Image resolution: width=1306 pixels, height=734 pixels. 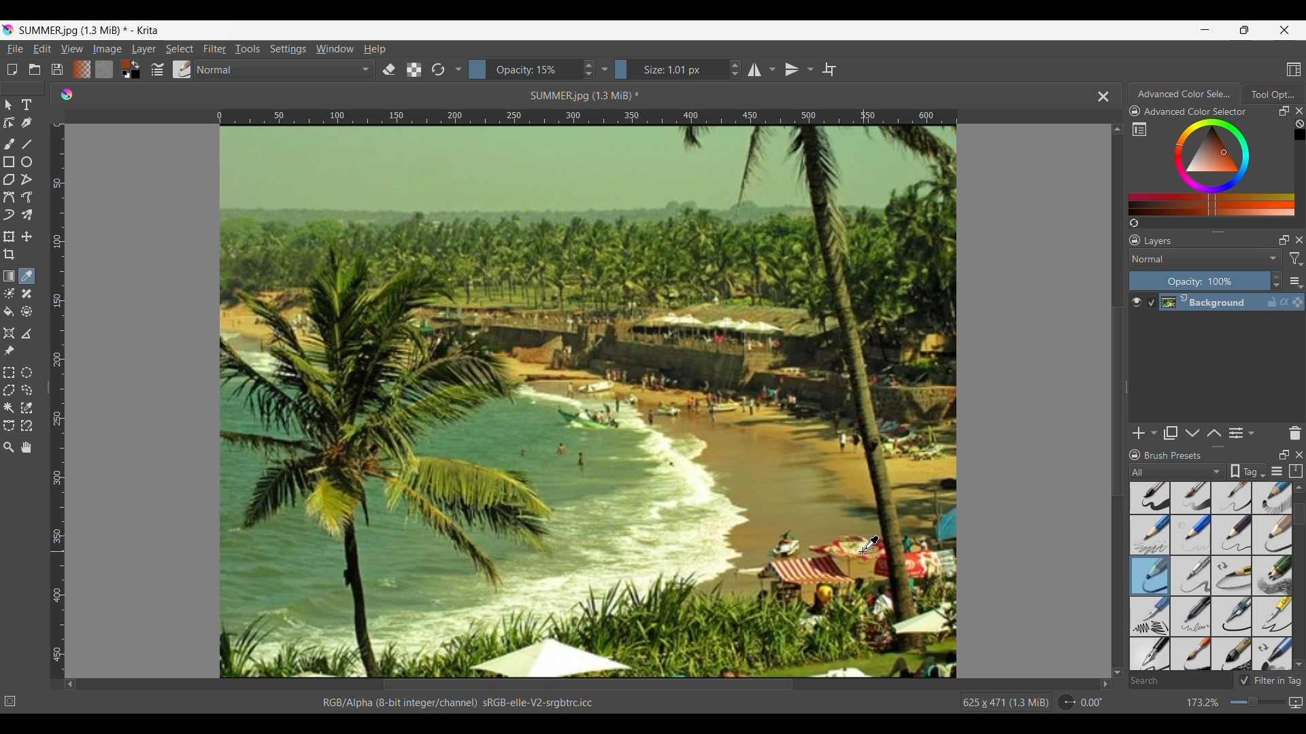 I want to click on Search, so click(x=1180, y=682).